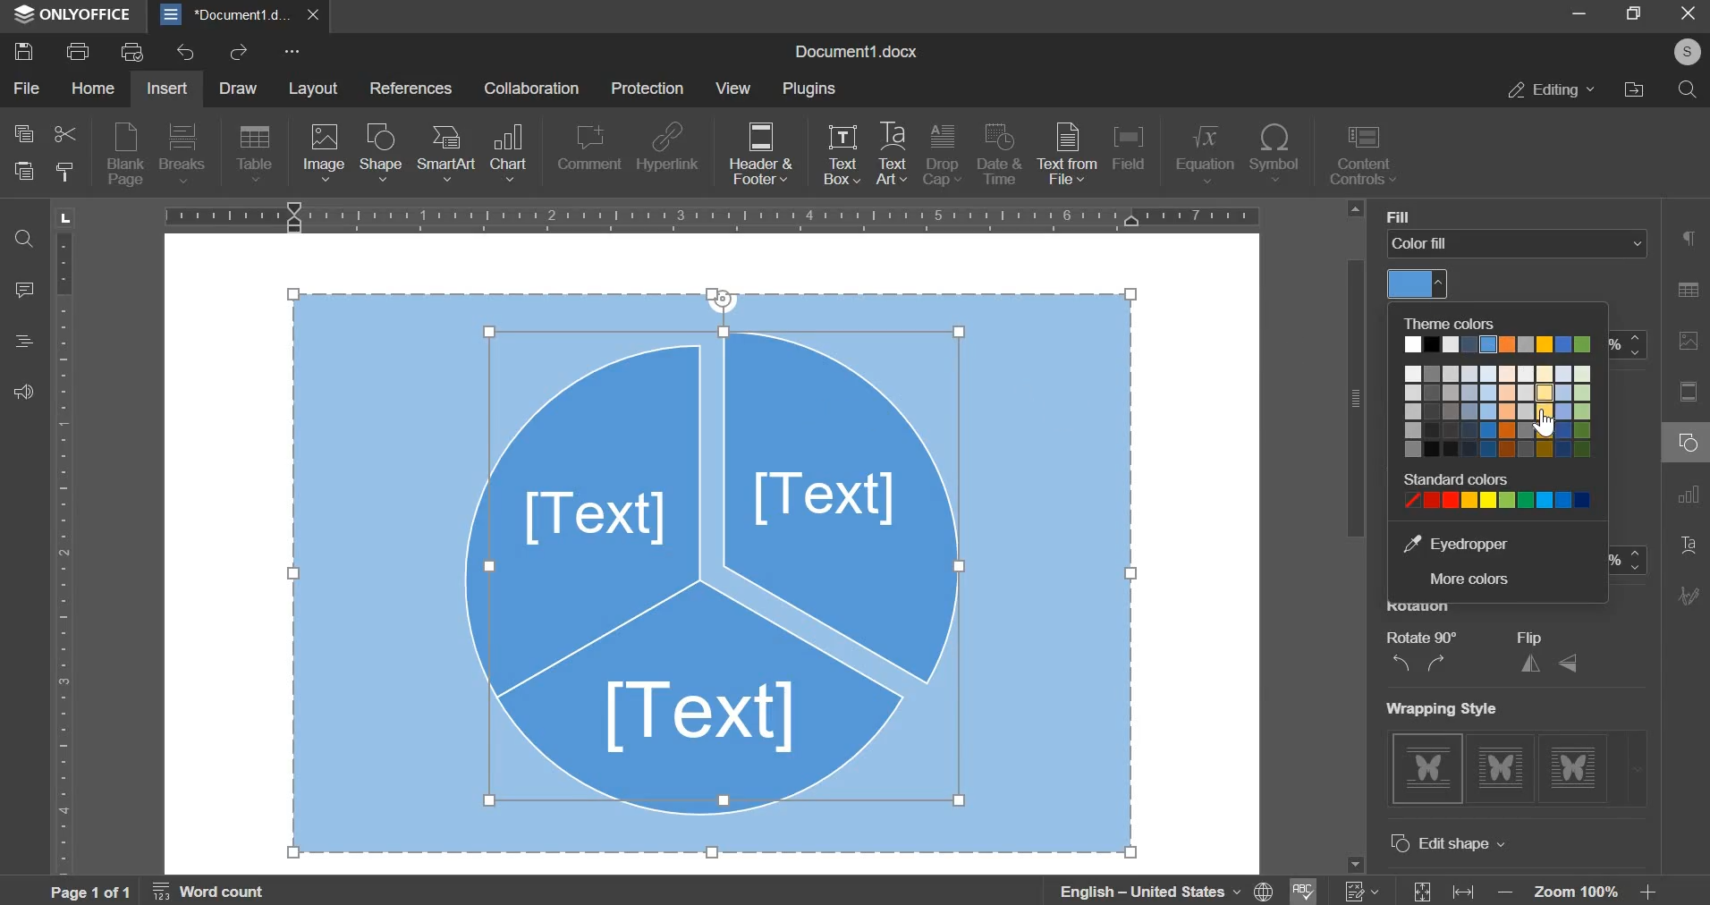 The height and width of the screenshot is (905, 1710). I want to click on header & footer, so click(761, 155).